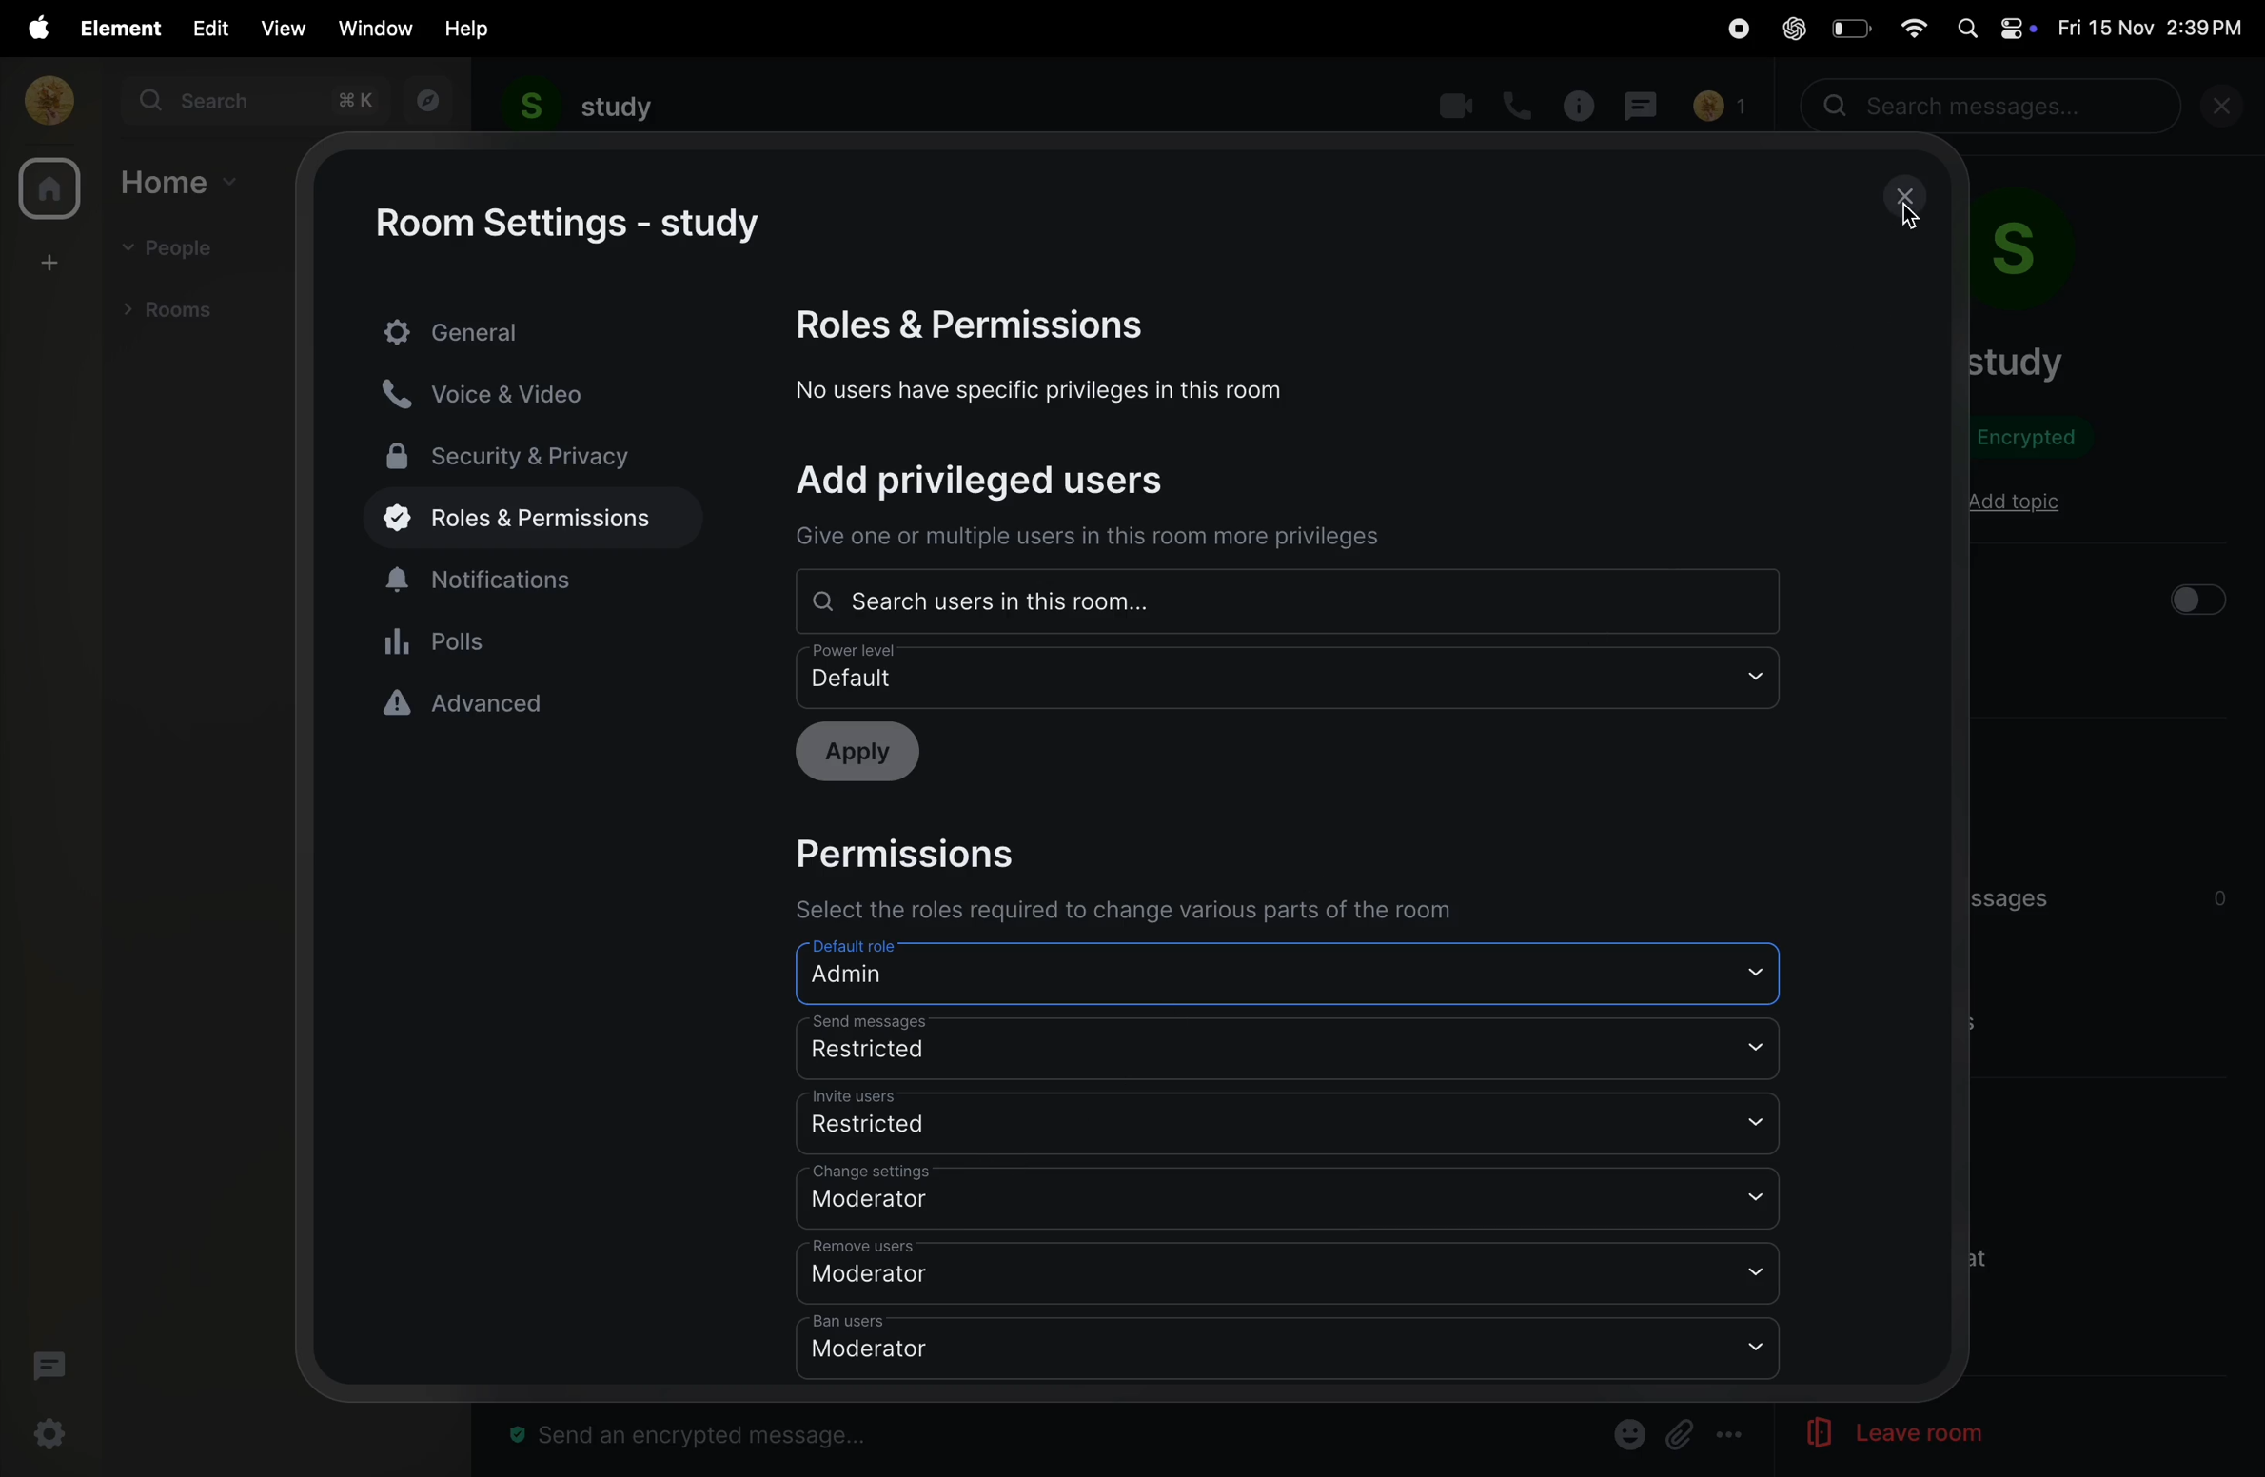 This screenshot has height=1477, width=2265. What do you see at coordinates (916, 851) in the screenshot?
I see `Permissions` at bounding box center [916, 851].